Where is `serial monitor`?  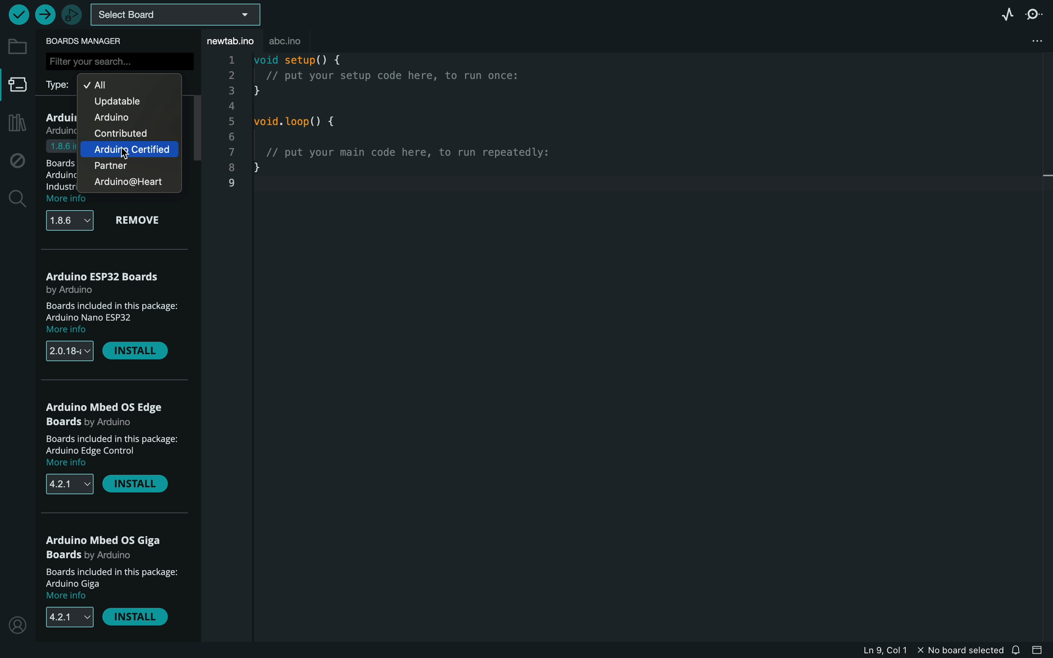
serial monitor is located at coordinates (1033, 14).